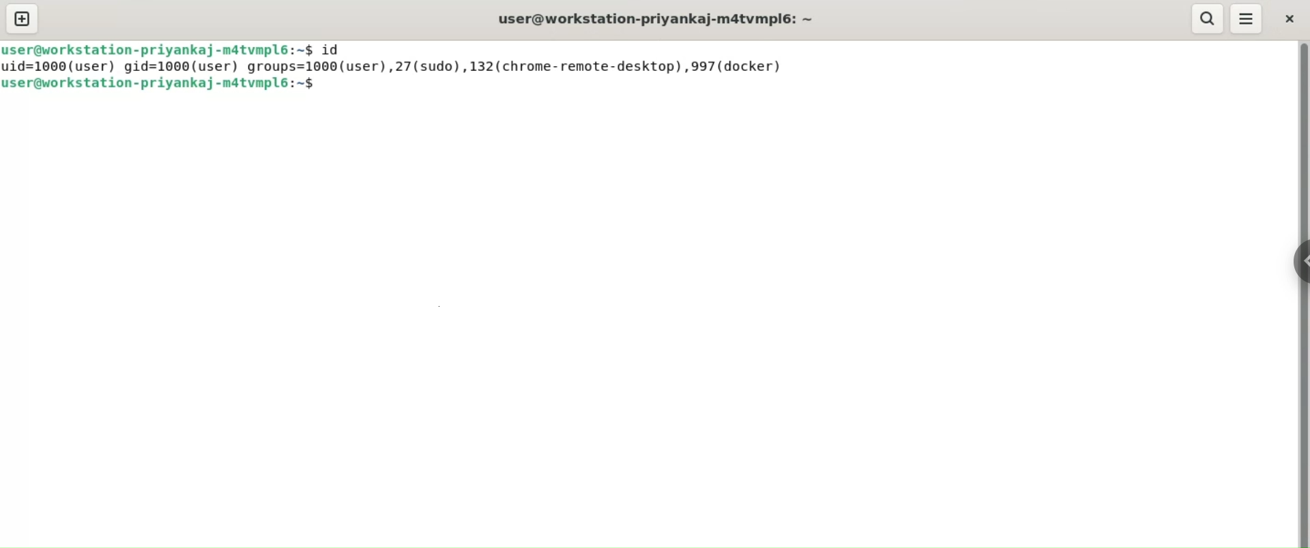  Describe the element at coordinates (1205, 19) in the screenshot. I see `search` at that location.